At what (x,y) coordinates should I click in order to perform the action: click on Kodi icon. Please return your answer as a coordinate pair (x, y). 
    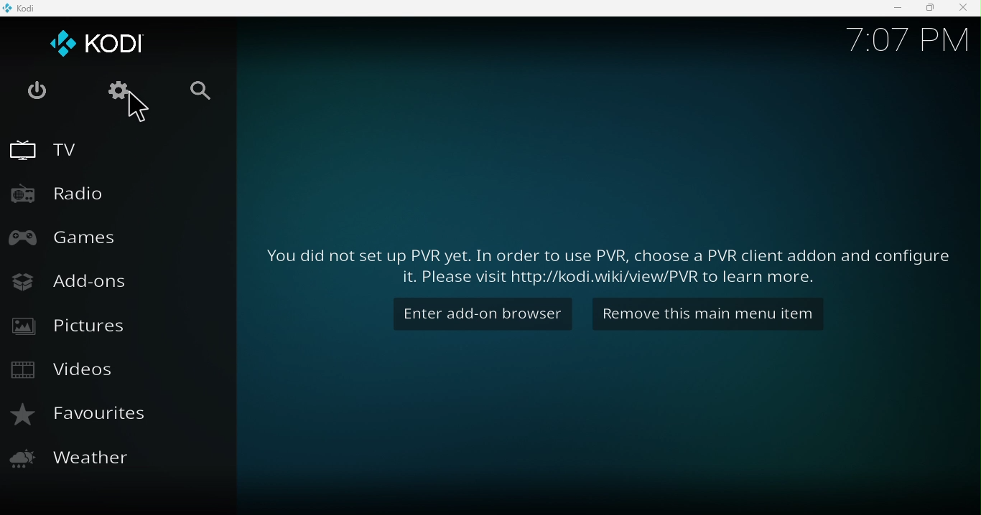
    Looking at the image, I should click on (23, 8).